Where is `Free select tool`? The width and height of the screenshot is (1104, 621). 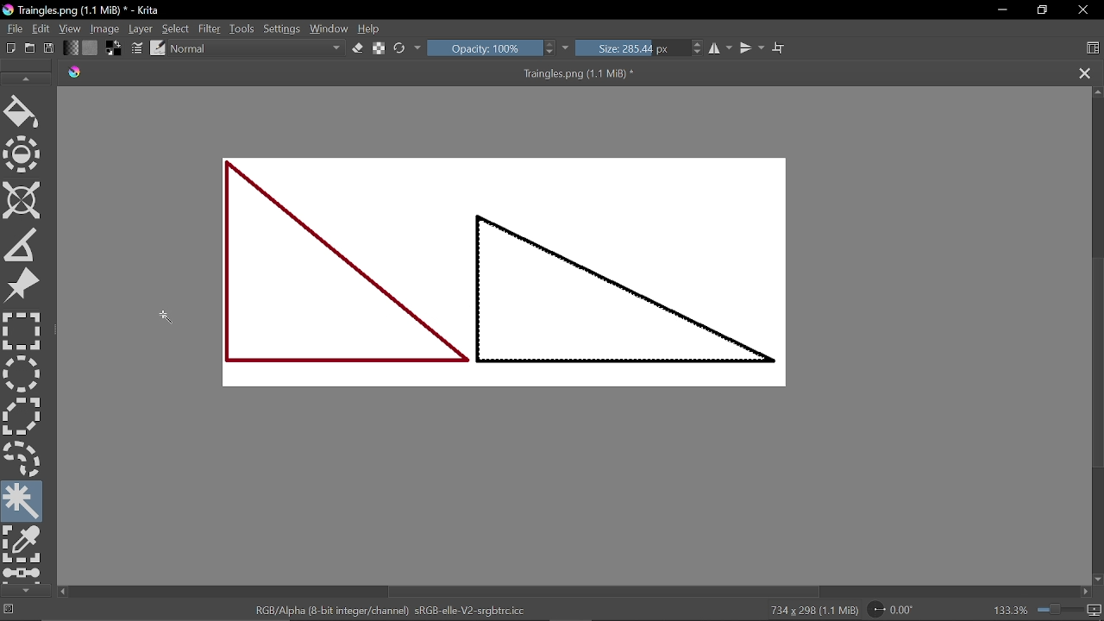
Free select tool is located at coordinates (23, 456).